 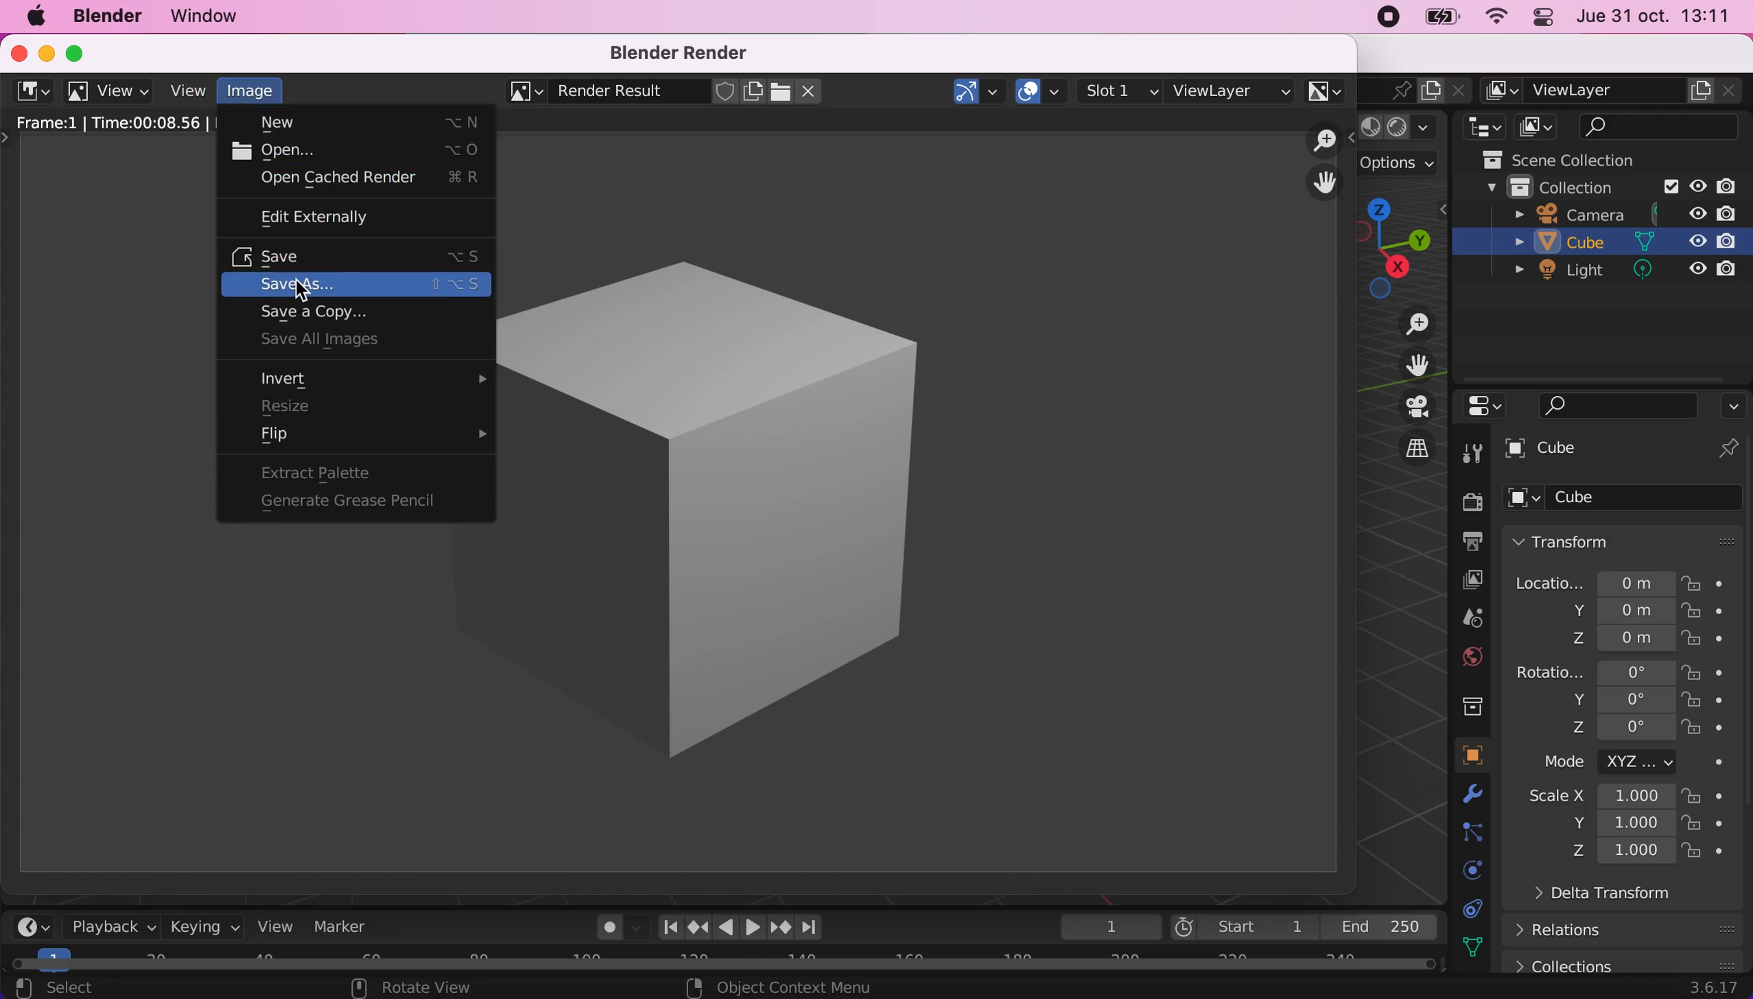 What do you see at coordinates (1480, 126) in the screenshot?
I see `editor type` at bounding box center [1480, 126].